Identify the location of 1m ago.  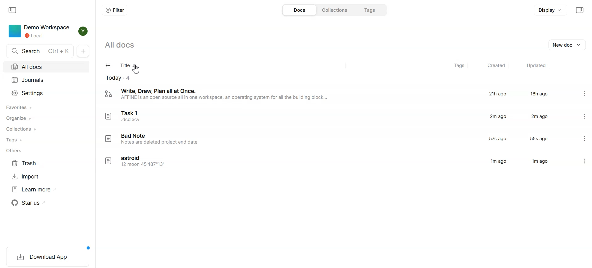
(499, 161).